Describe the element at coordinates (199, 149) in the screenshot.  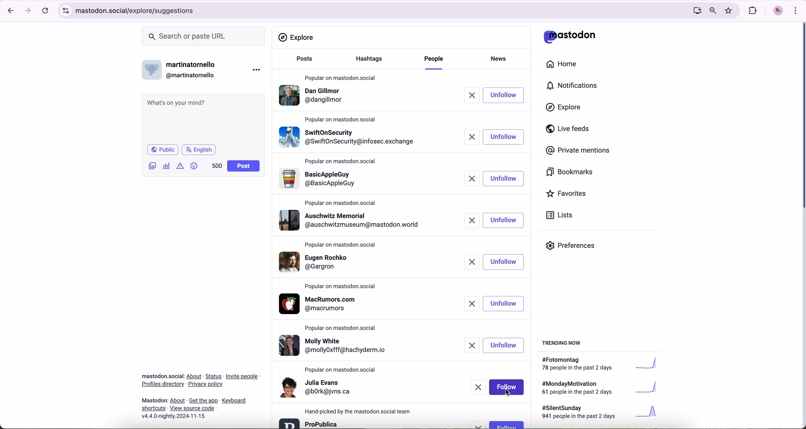
I see `language` at that location.